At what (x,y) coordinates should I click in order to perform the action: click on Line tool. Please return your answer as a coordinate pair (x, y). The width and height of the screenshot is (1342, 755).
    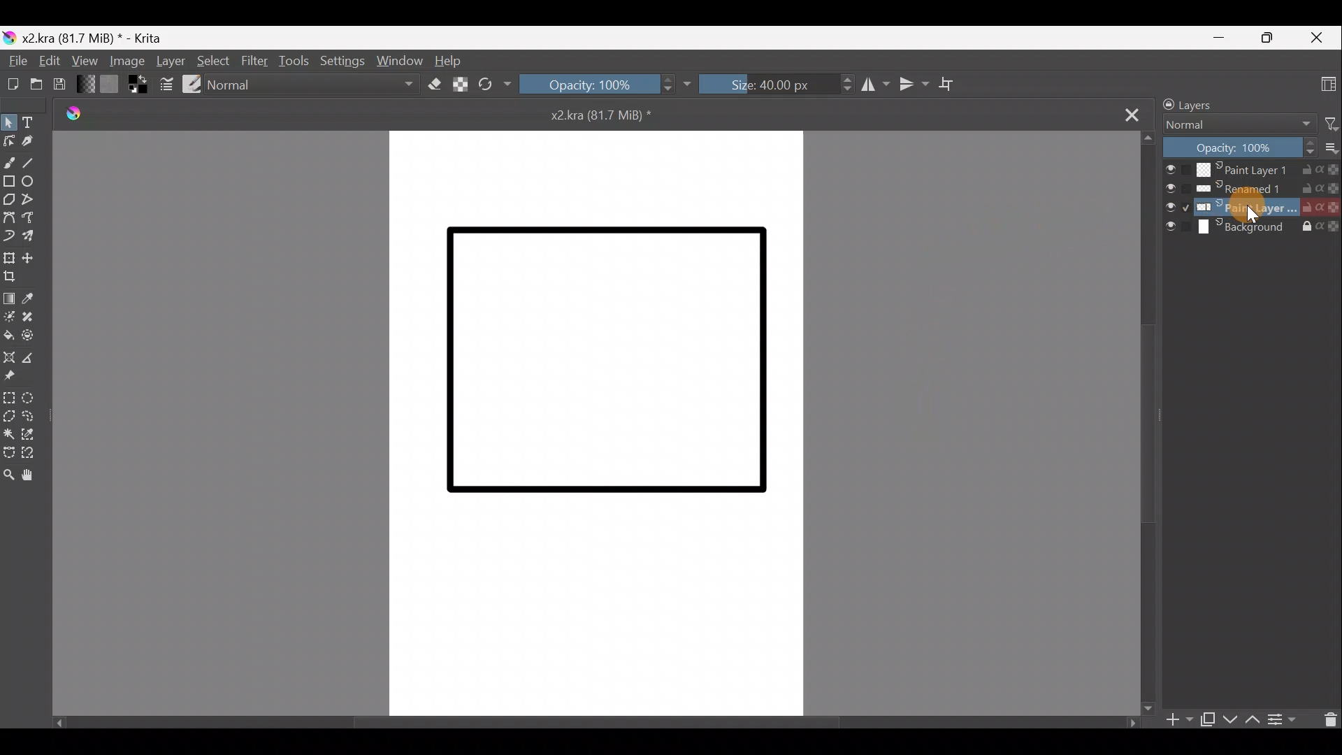
    Looking at the image, I should click on (33, 161).